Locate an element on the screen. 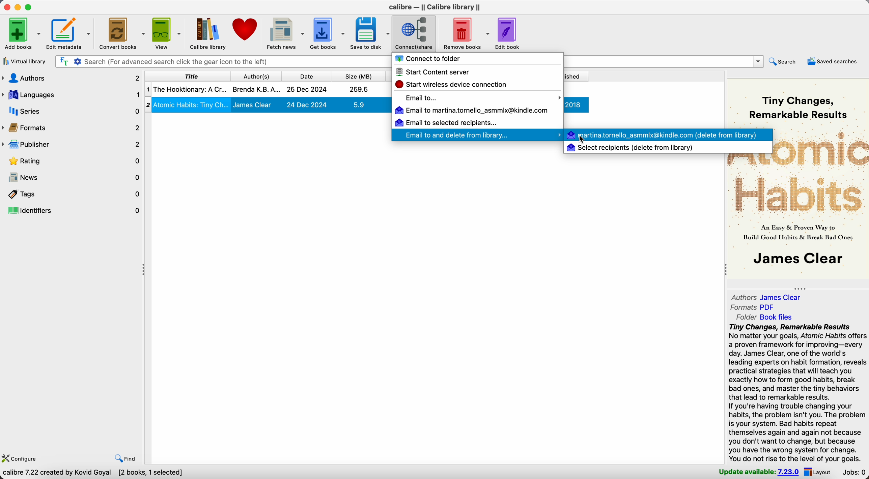 The image size is (869, 479). fetch news is located at coordinates (286, 33).